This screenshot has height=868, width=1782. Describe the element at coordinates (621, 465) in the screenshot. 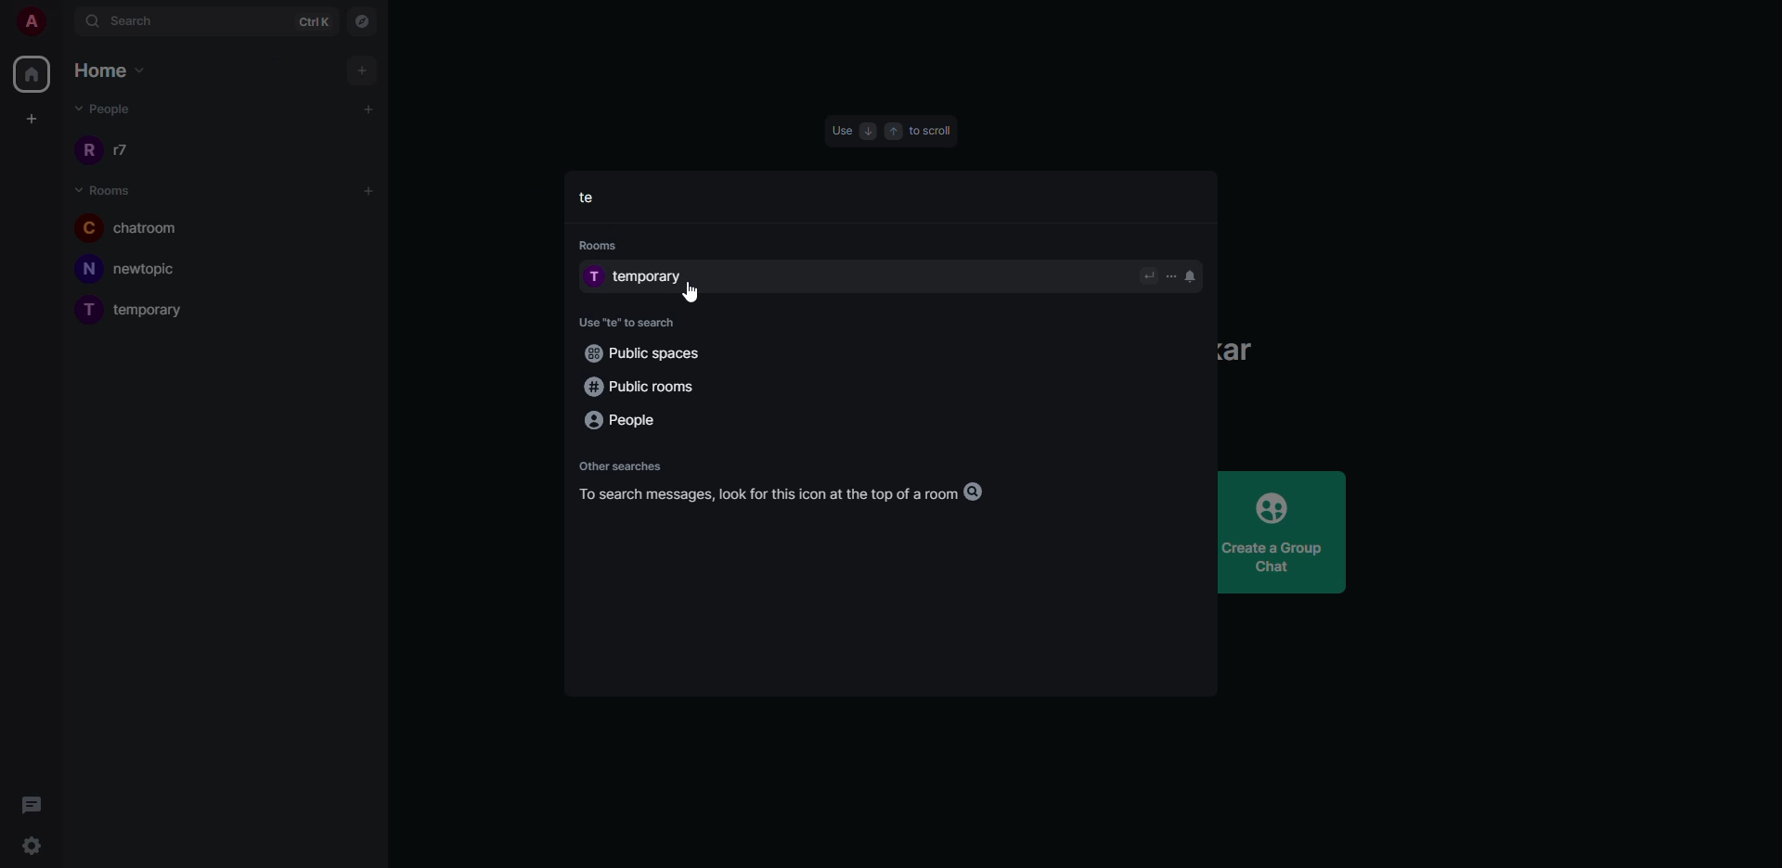

I see `other searches` at that location.